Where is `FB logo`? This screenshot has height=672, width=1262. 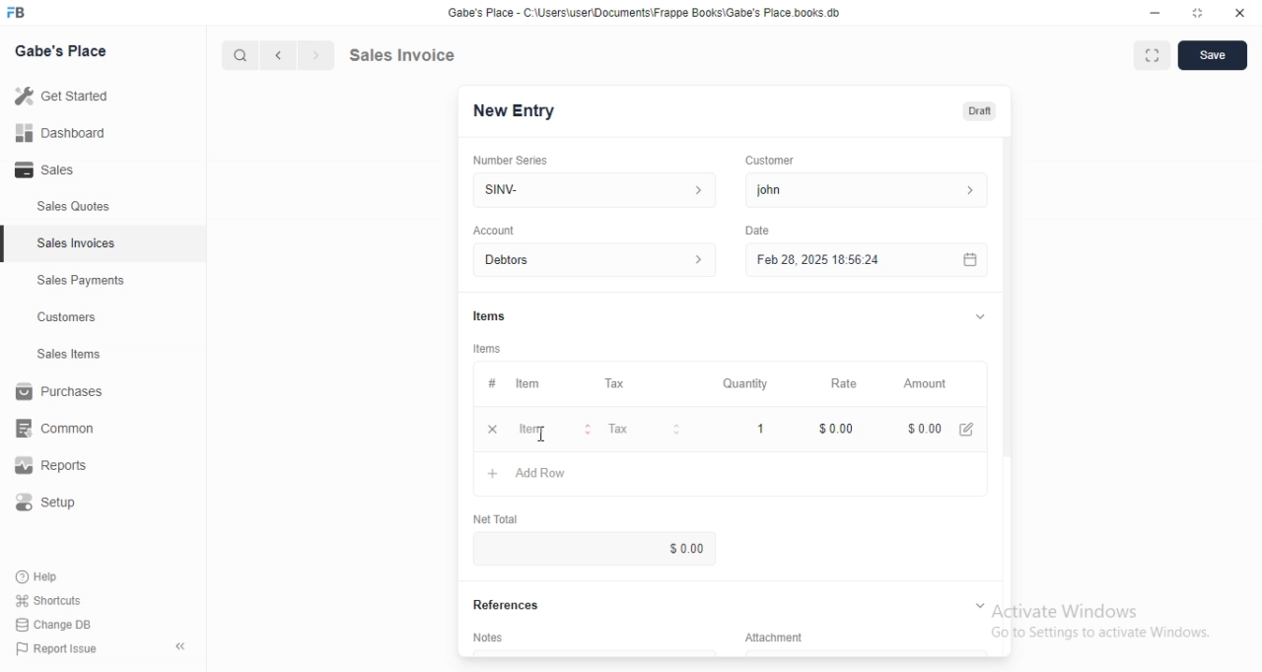 FB logo is located at coordinates (20, 13).